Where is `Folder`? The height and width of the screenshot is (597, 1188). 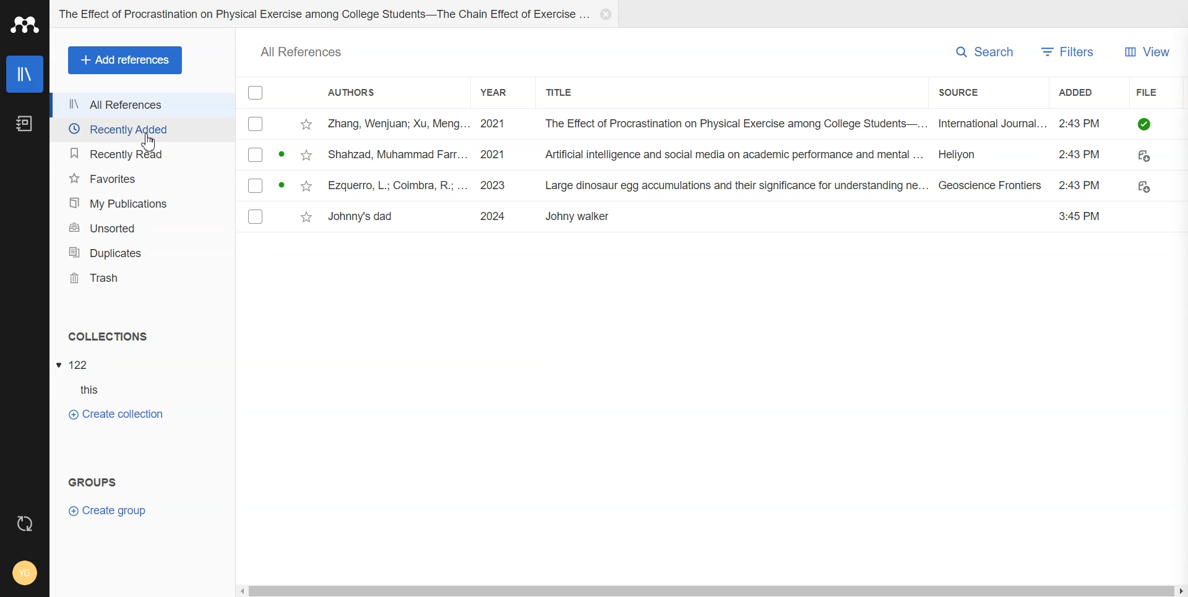
Folder is located at coordinates (76, 365).